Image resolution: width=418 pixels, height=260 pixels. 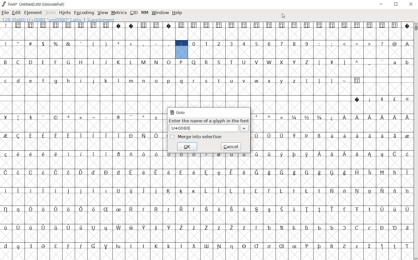 What do you see at coordinates (143, 136) in the screenshot?
I see `glyph` at bounding box center [143, 136].